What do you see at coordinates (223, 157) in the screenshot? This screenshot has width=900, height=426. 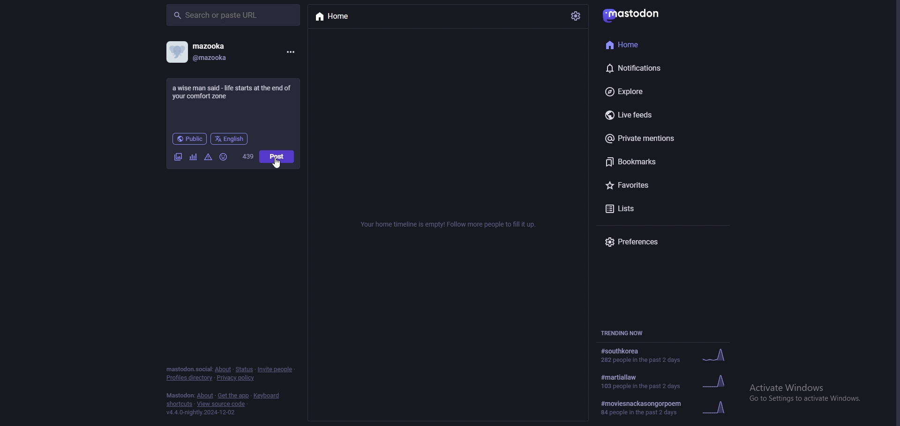 I see `emoji` at bounding box center [223, 157].